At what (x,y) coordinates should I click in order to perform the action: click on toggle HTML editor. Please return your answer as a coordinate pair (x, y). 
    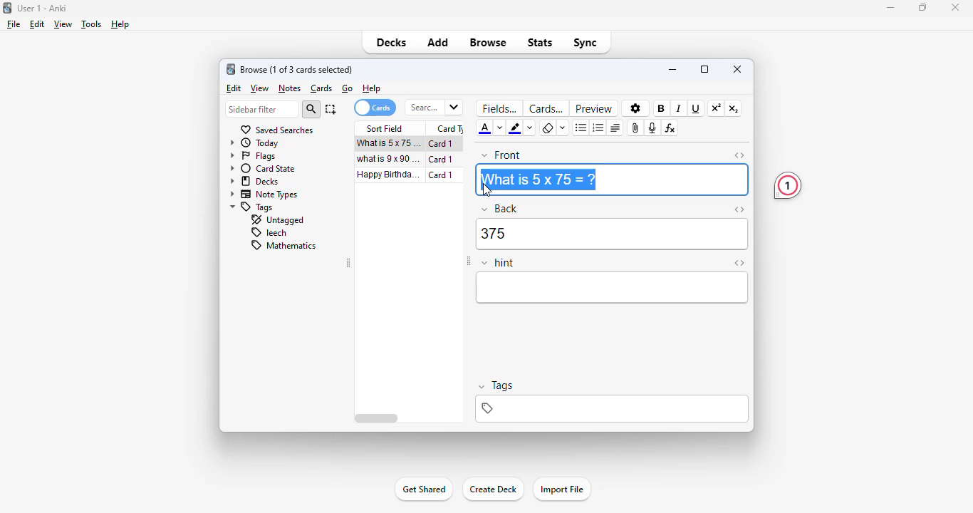
    Looking at the image, I should click on (739, 155).